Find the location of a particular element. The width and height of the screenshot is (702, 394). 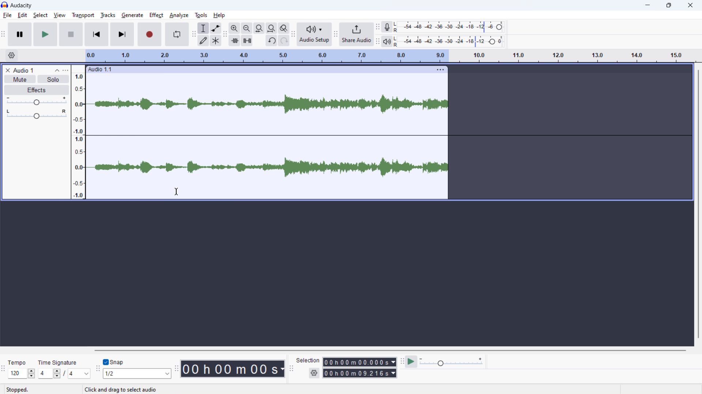

click to move is located at coordinates (256, 69).